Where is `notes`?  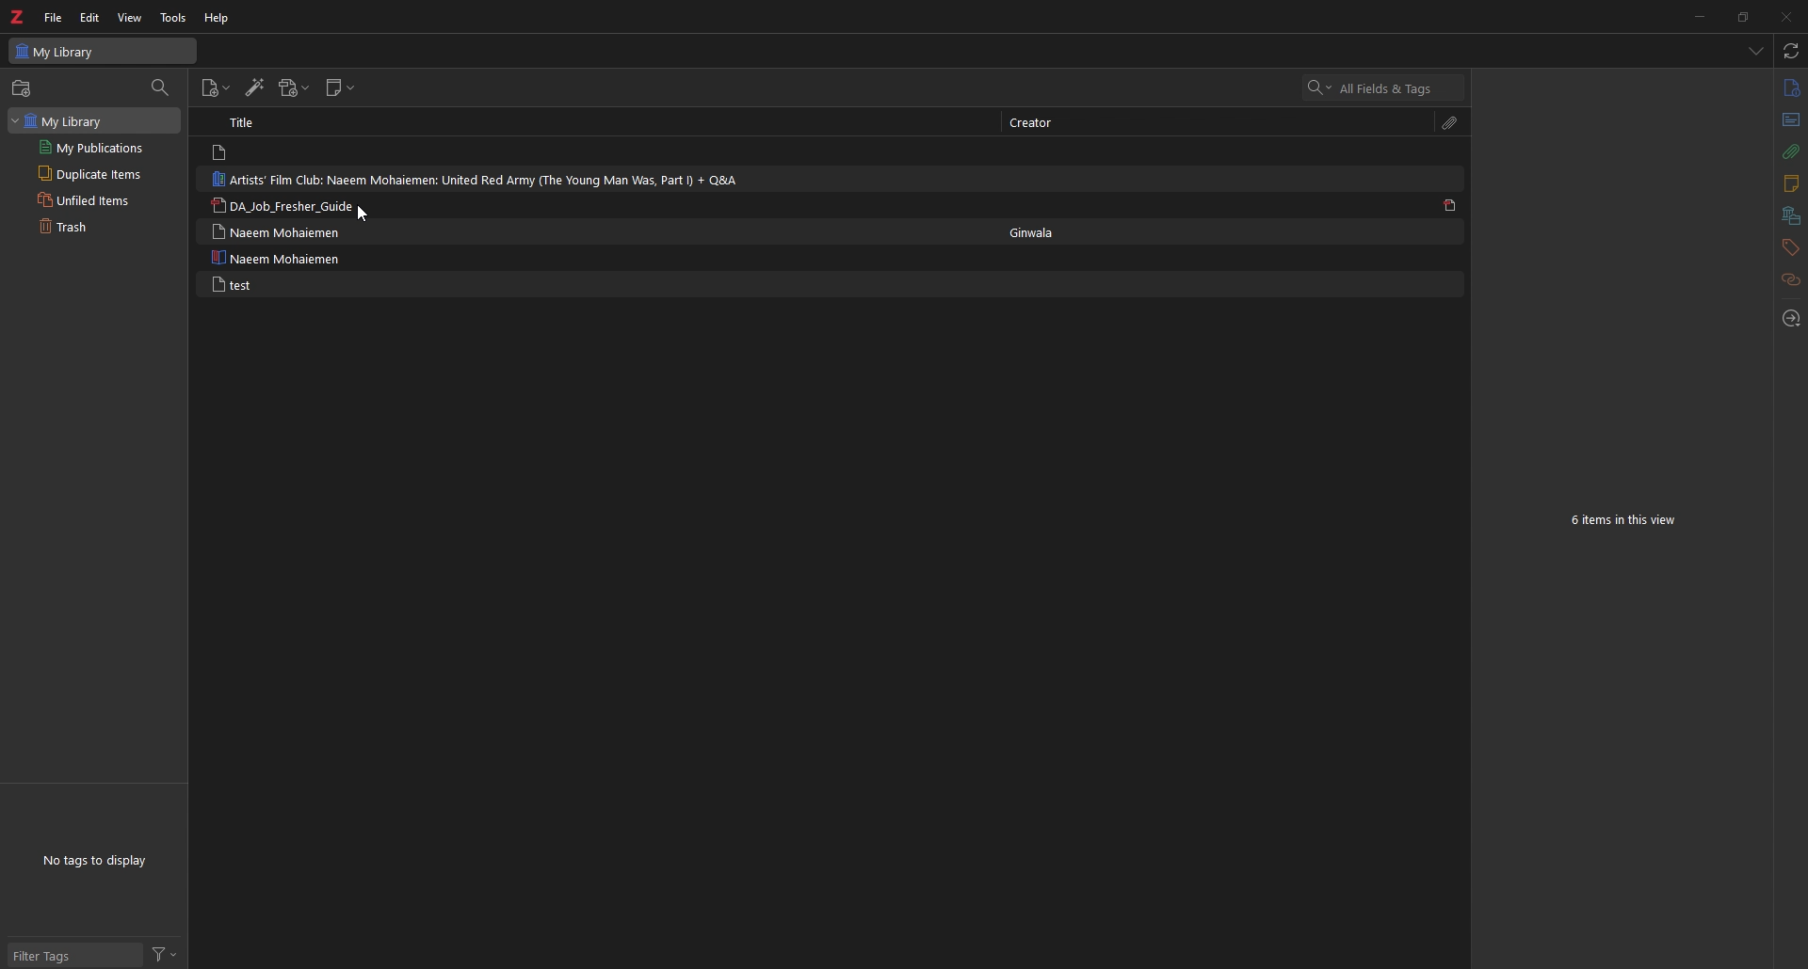 notes is located at coordinates (1787, 183).